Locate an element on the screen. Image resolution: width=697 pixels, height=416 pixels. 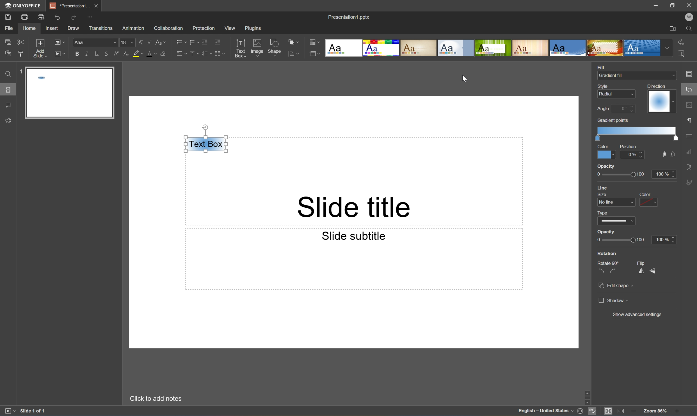
Rotation is located at coordinates (607, 252).